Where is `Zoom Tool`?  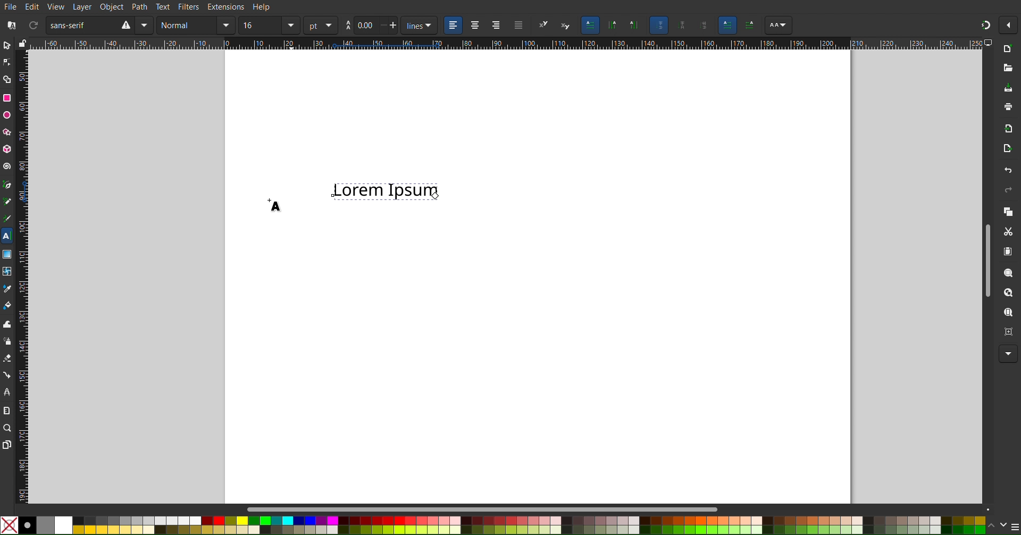
Zoom Tool is located at coordinates (7, 428).